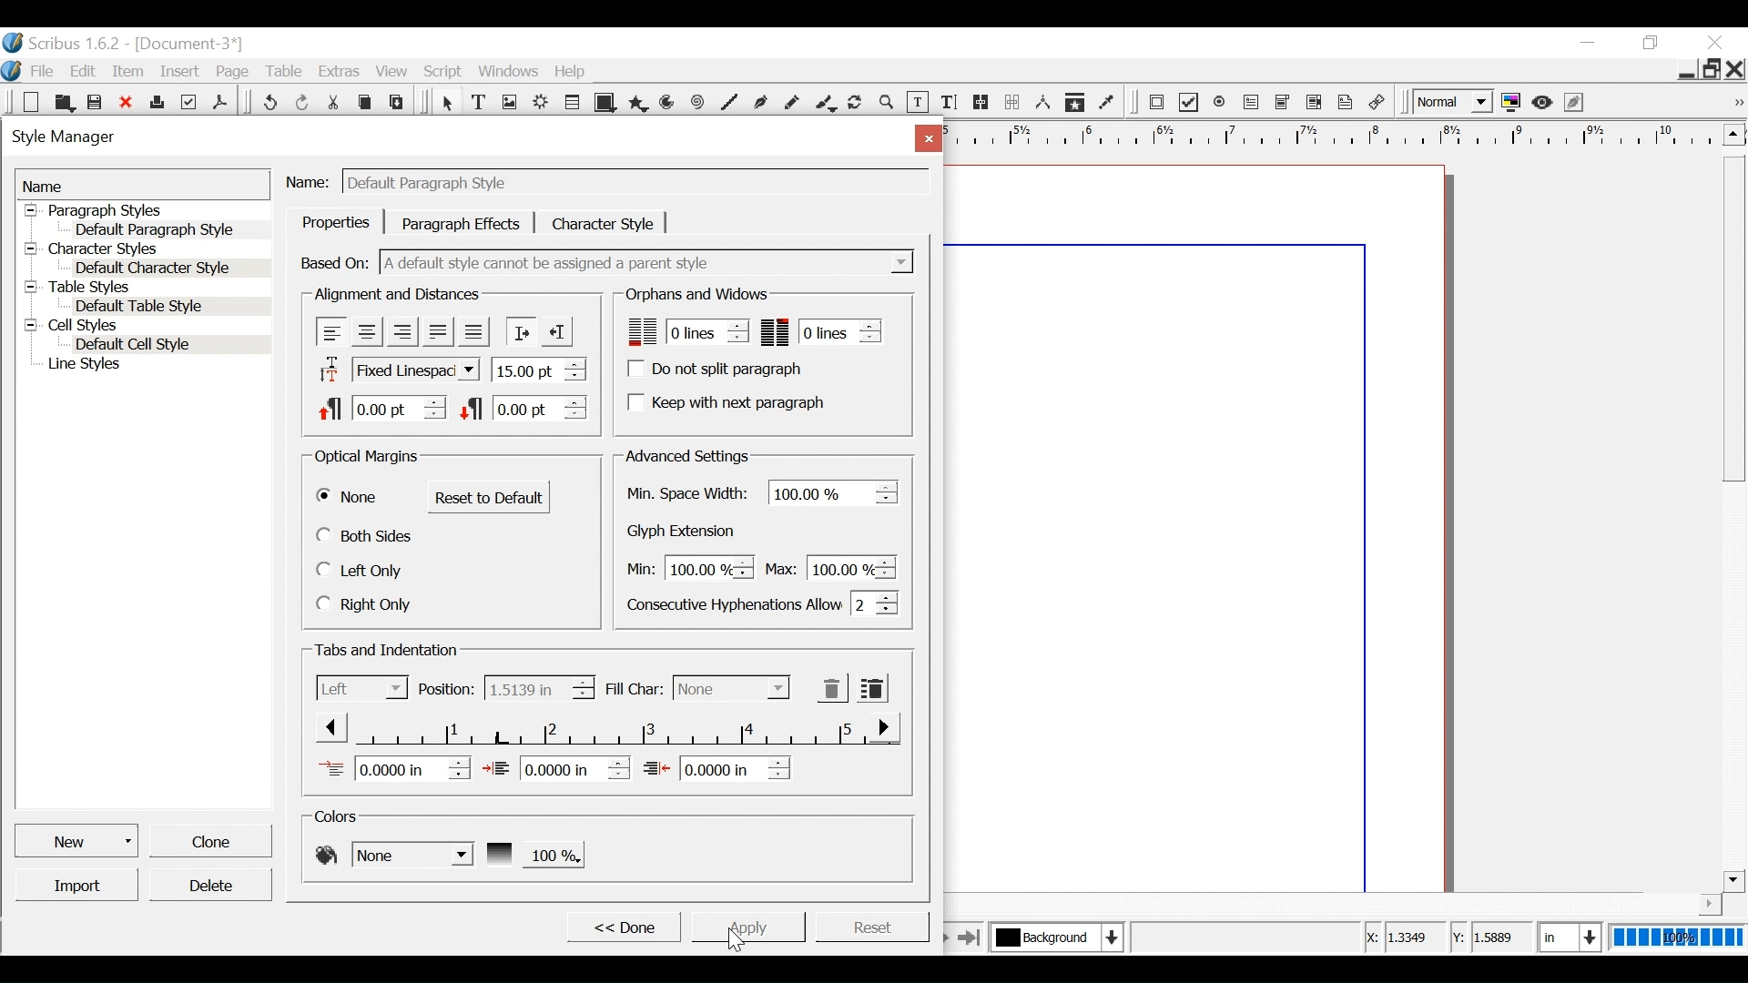 This screenshot has height=983, width=1748. Describe the element at coordinates (12, 70) in the screenshot. I see `Logo` at that location.